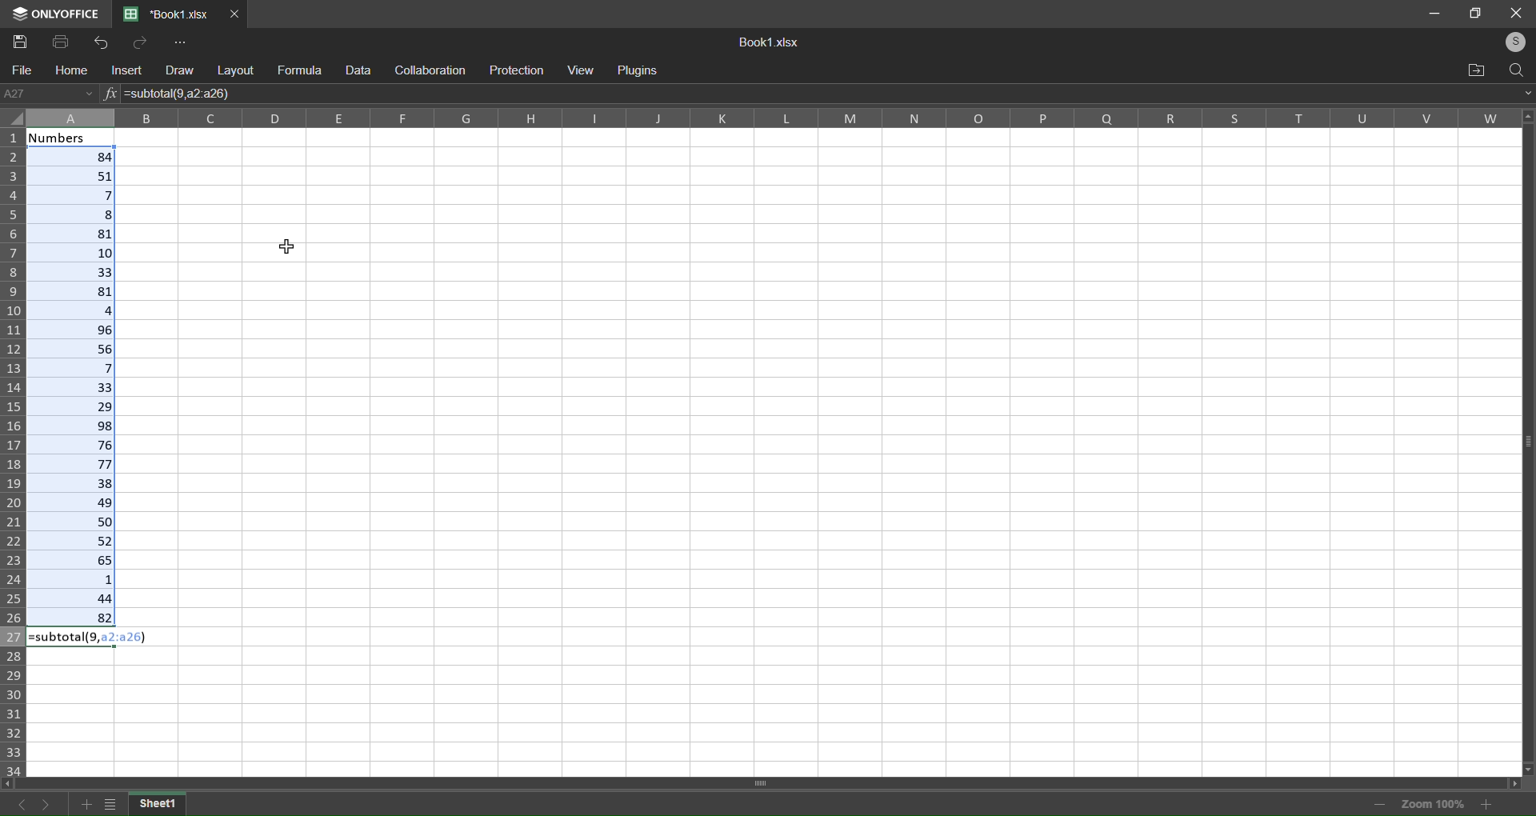 This screenshot has height=816, width=1536. Describe the element at coordinates (22, 41) in the screenshot. I see `Save` at that location.